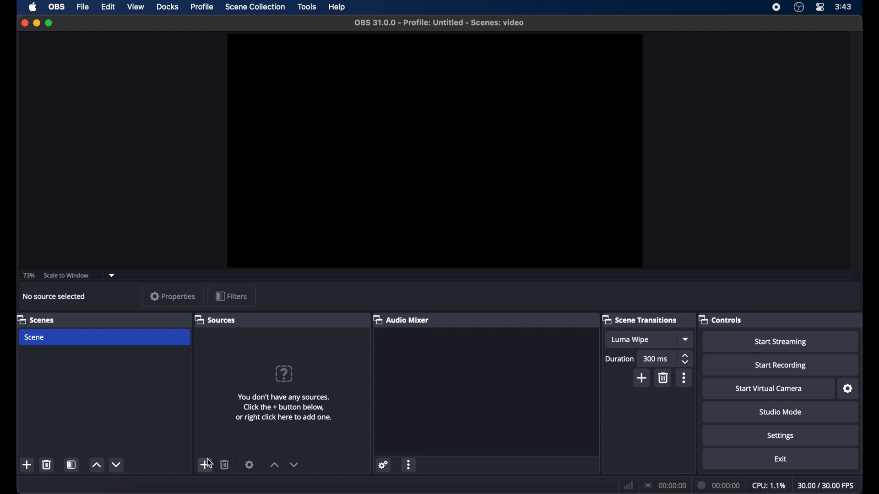 The width and height of the screenshot is (879, 494). Describe the element at coordinates (629, 486) in the screenshot. I see `network` at that location.